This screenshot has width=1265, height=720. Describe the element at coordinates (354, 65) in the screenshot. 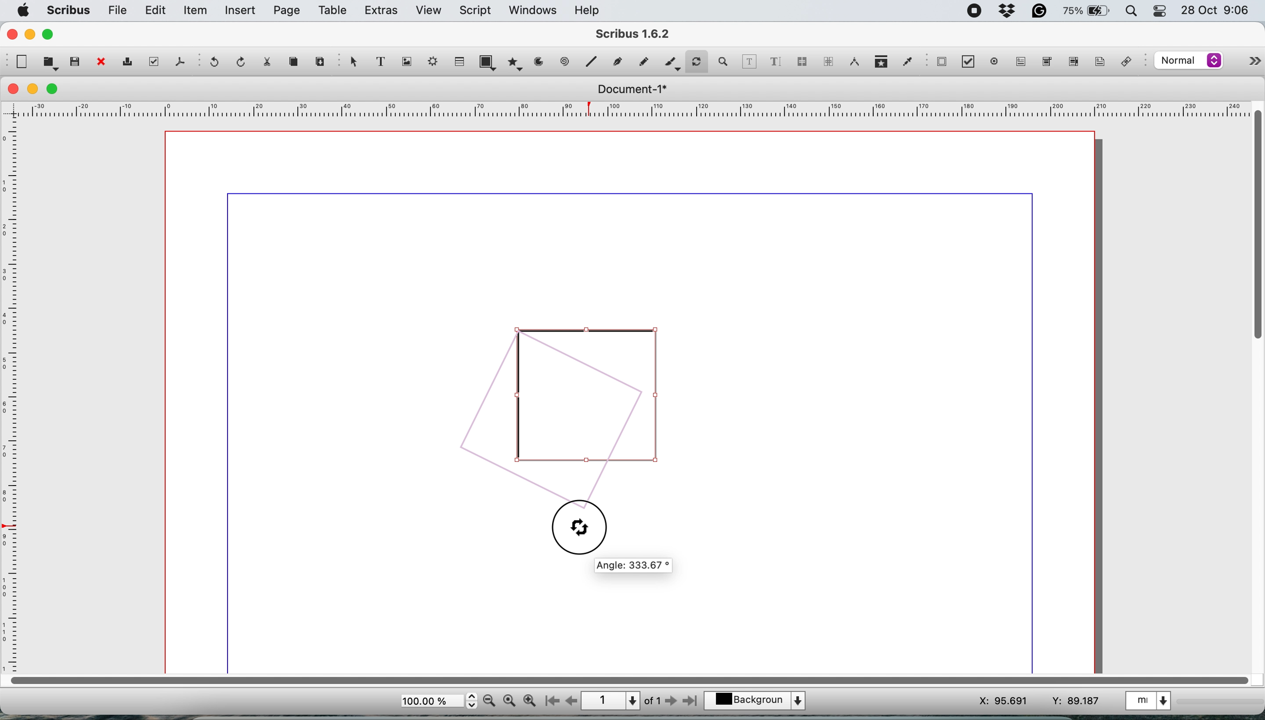

I see `select item` at that location.